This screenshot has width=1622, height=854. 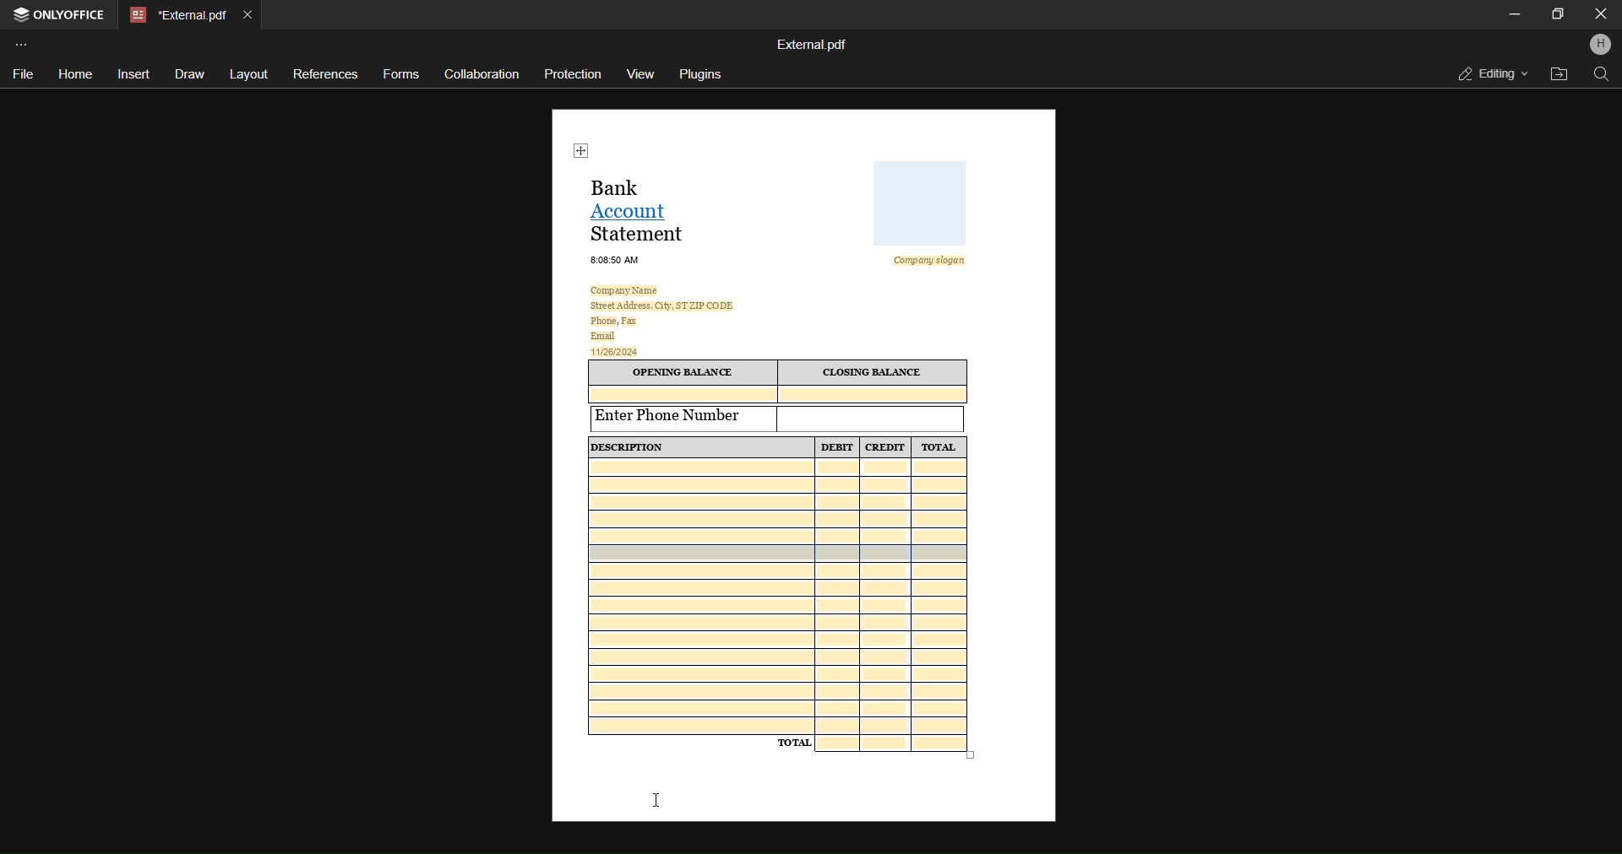 What do you see at coordinates (935, 261) in the screenshot?
I see `Company slogan` at bounding box center [935, 261].